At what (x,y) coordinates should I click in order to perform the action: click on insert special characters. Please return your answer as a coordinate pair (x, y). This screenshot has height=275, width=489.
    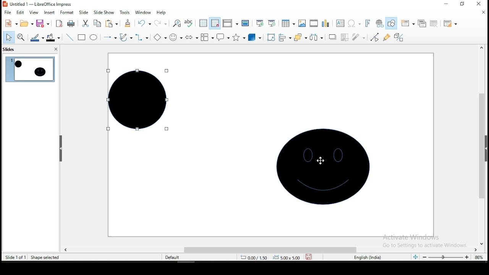
    Looking at the image, I should click on (355, 23).